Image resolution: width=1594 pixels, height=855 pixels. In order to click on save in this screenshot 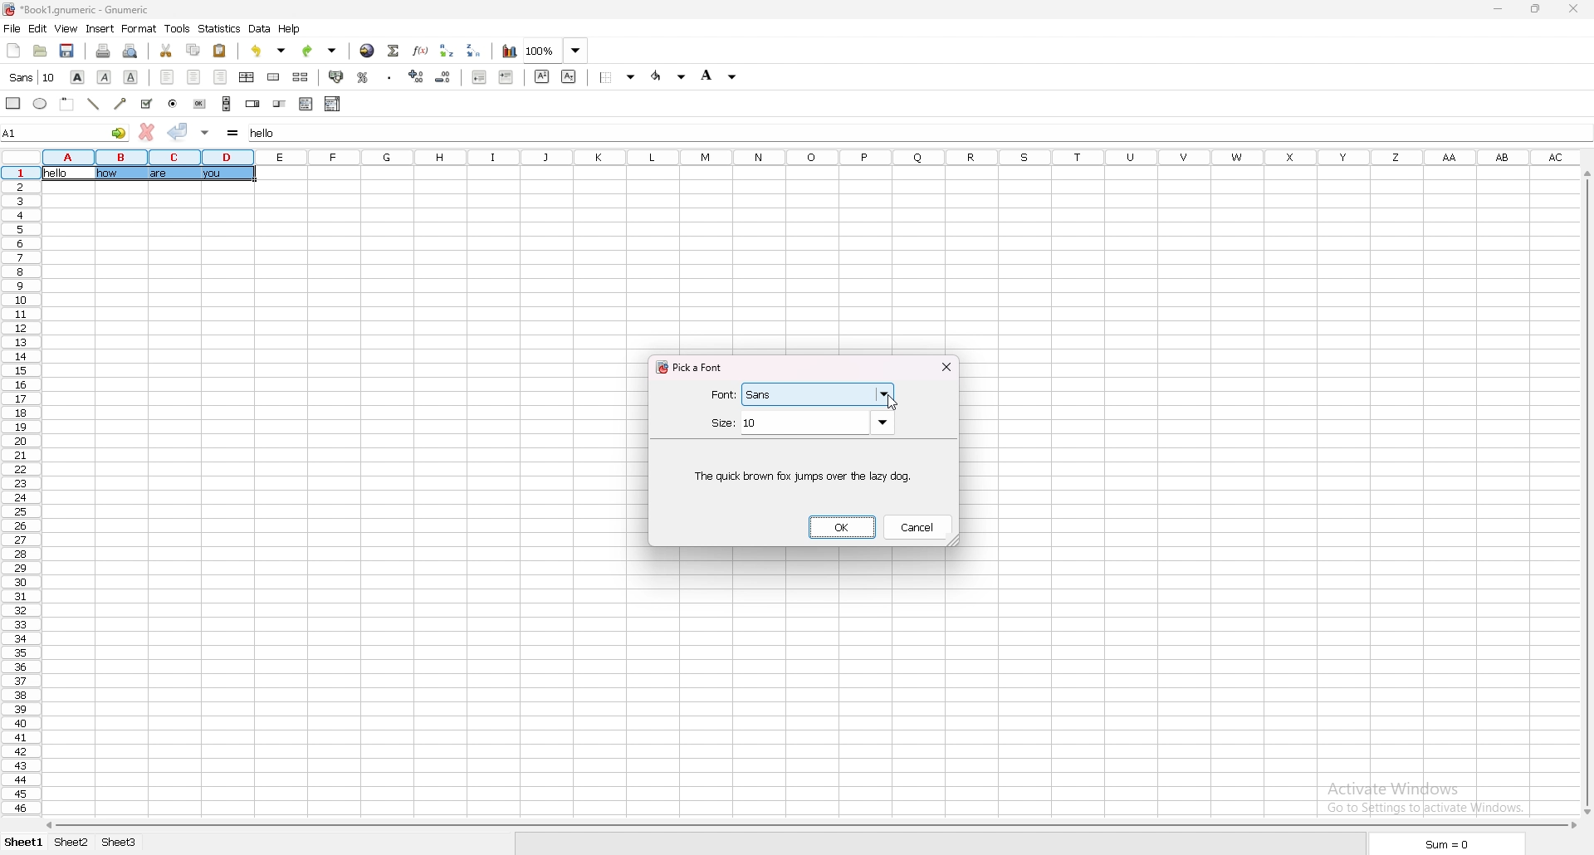, I will do `click(68, 51)`.